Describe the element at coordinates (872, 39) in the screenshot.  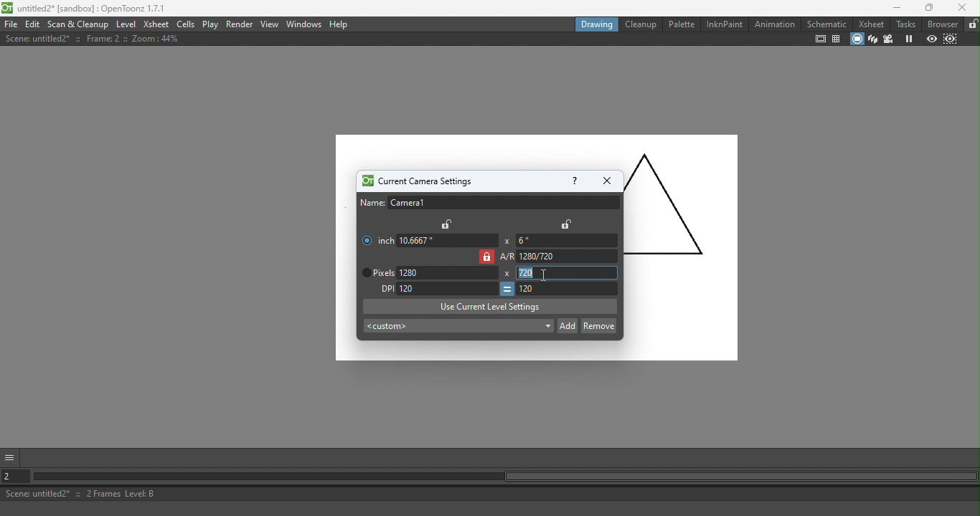
I see `3D view` at that location.